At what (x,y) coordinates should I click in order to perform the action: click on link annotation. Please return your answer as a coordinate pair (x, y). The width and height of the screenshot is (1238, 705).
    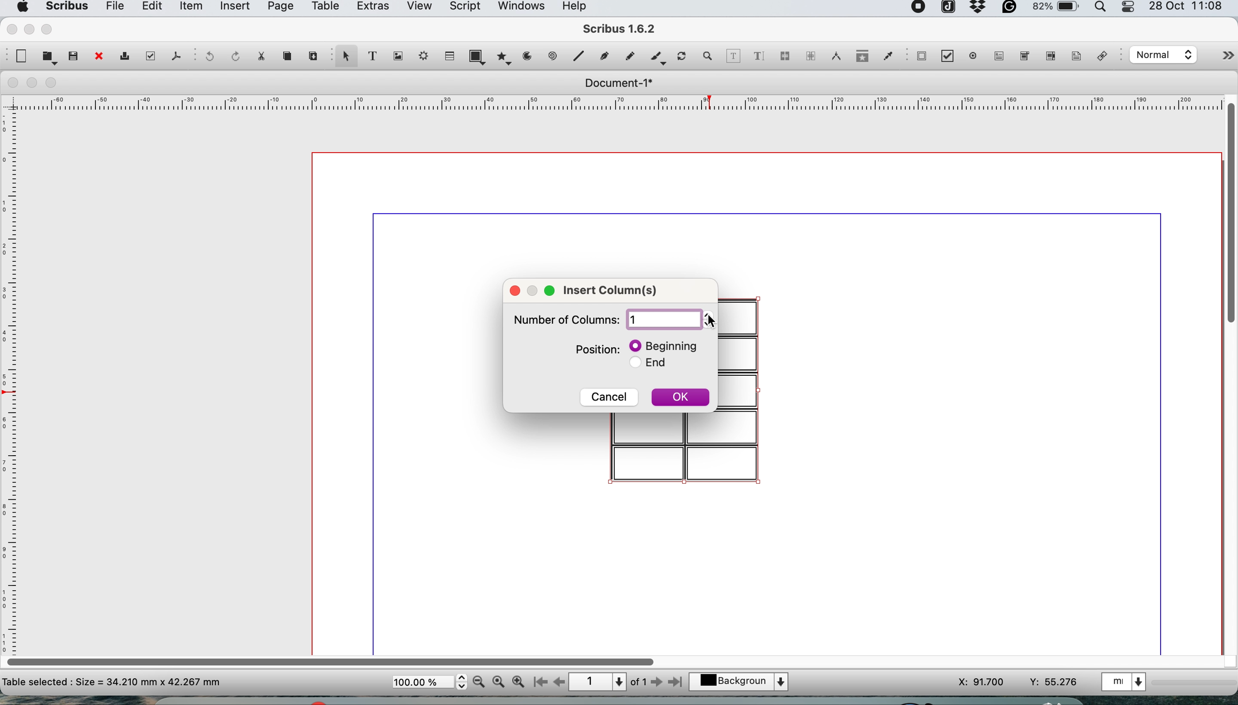
    Looking at the image, I should click on (1105, 57).